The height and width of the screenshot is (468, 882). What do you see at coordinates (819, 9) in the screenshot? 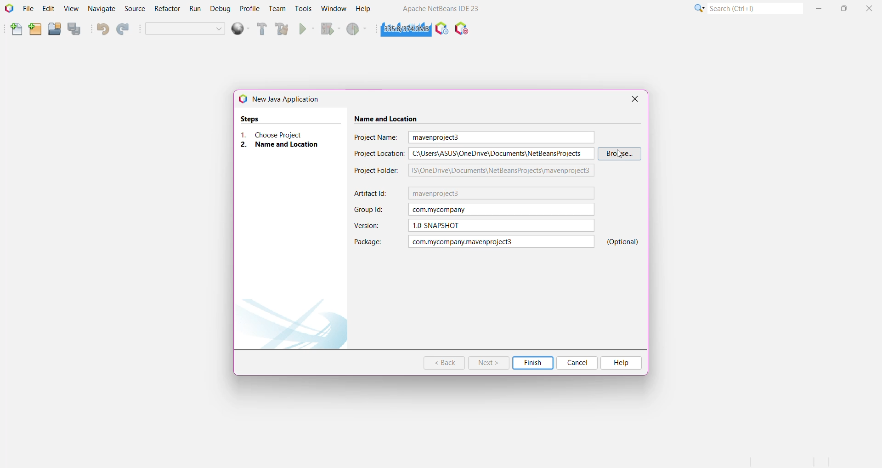
I see `Minimize` at bounding box center [819, 9].